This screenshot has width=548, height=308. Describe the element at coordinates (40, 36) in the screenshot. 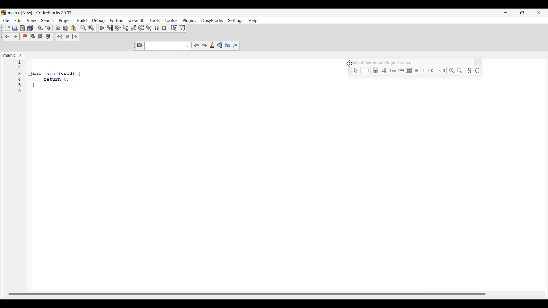

I see `Next bookmark` at that location.